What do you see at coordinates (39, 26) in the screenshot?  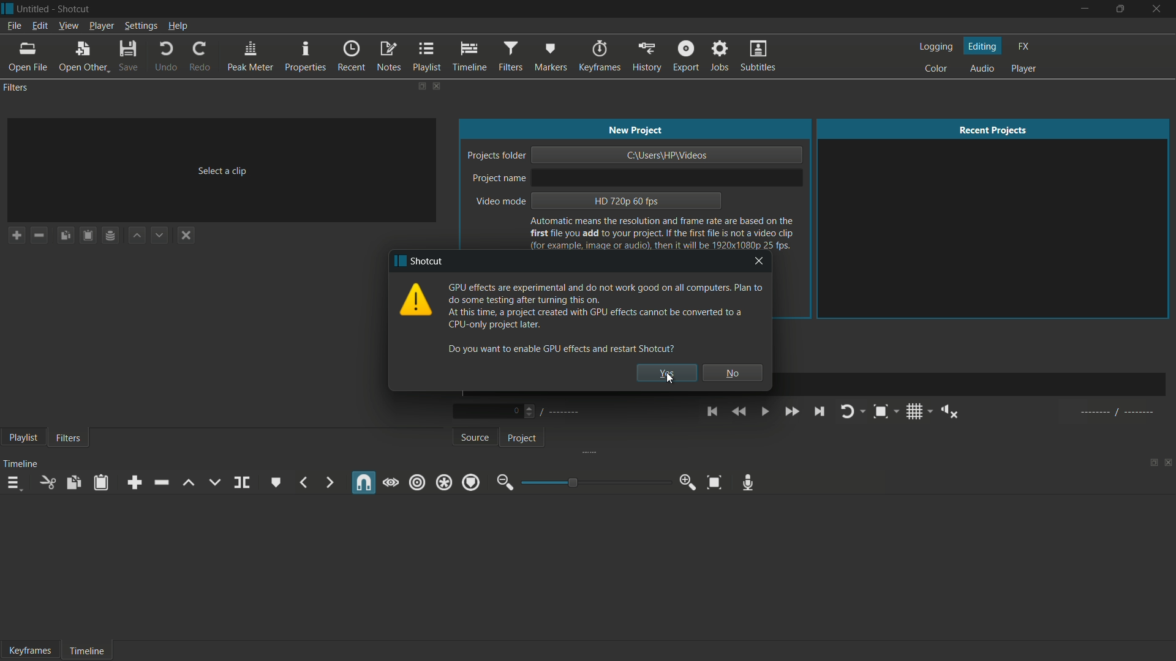 I see `edit menu` at bounding box center [39, 26].